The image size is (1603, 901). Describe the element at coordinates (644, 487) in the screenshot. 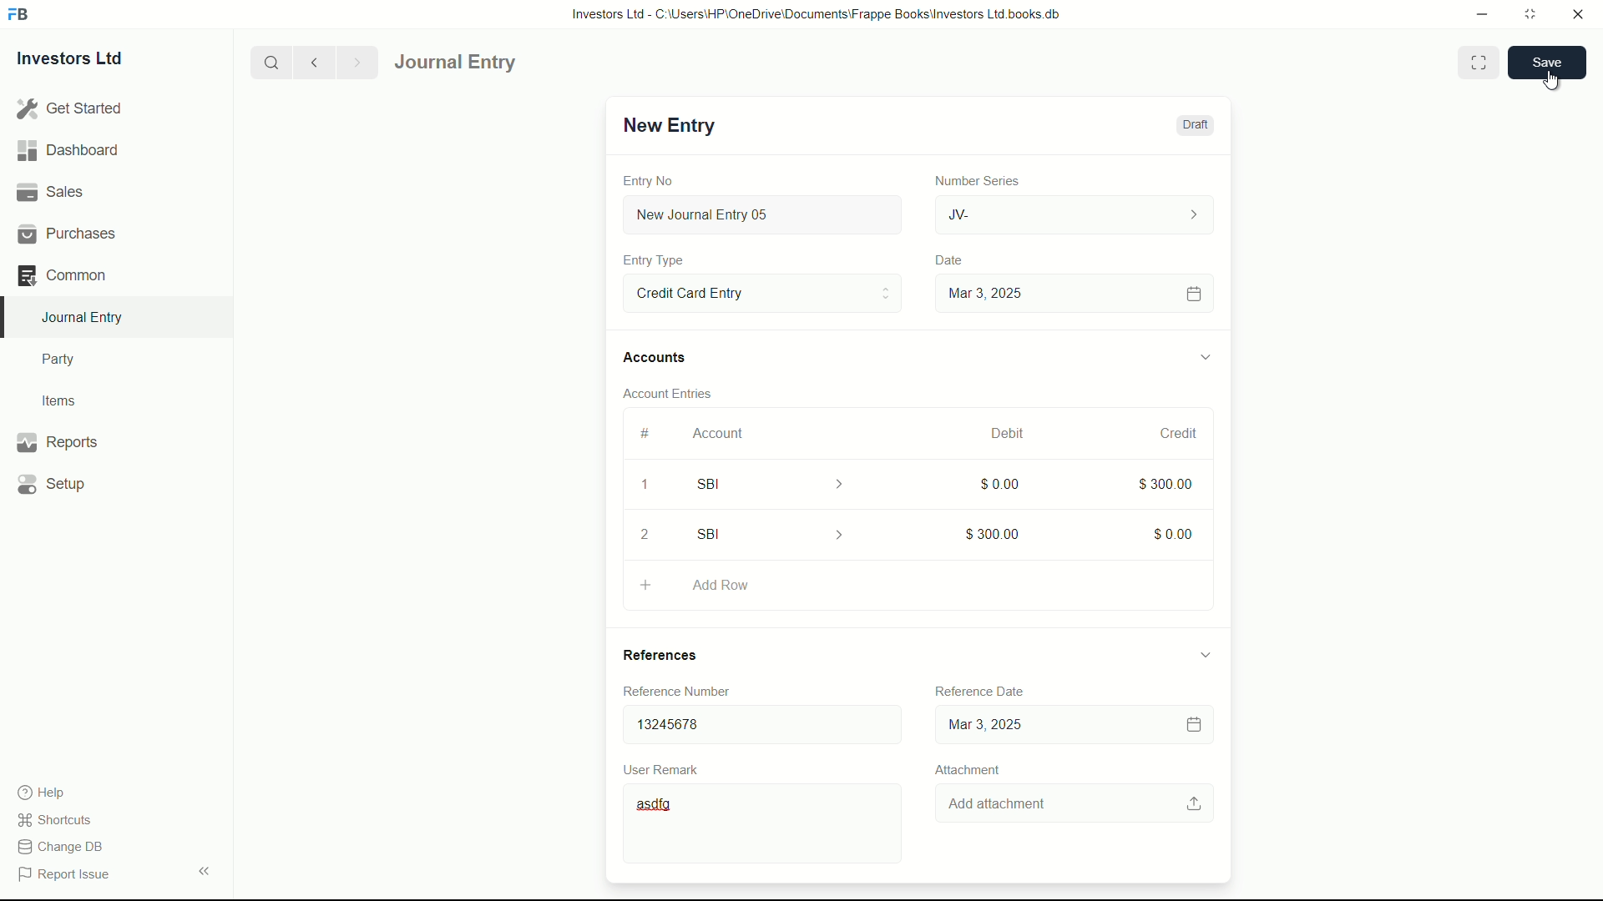

I see `1` at that location.